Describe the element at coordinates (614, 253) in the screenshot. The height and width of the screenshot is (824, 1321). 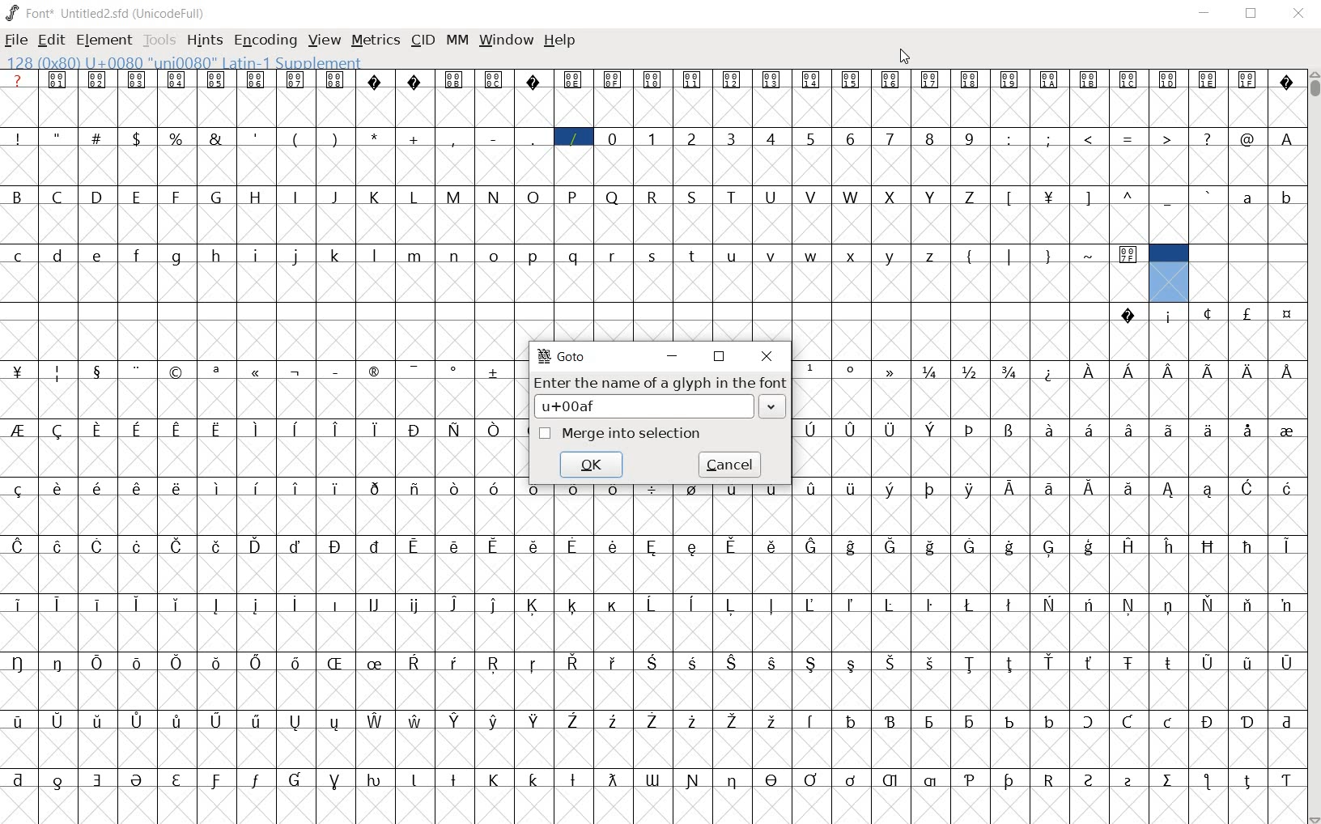
I see `r` at that location.